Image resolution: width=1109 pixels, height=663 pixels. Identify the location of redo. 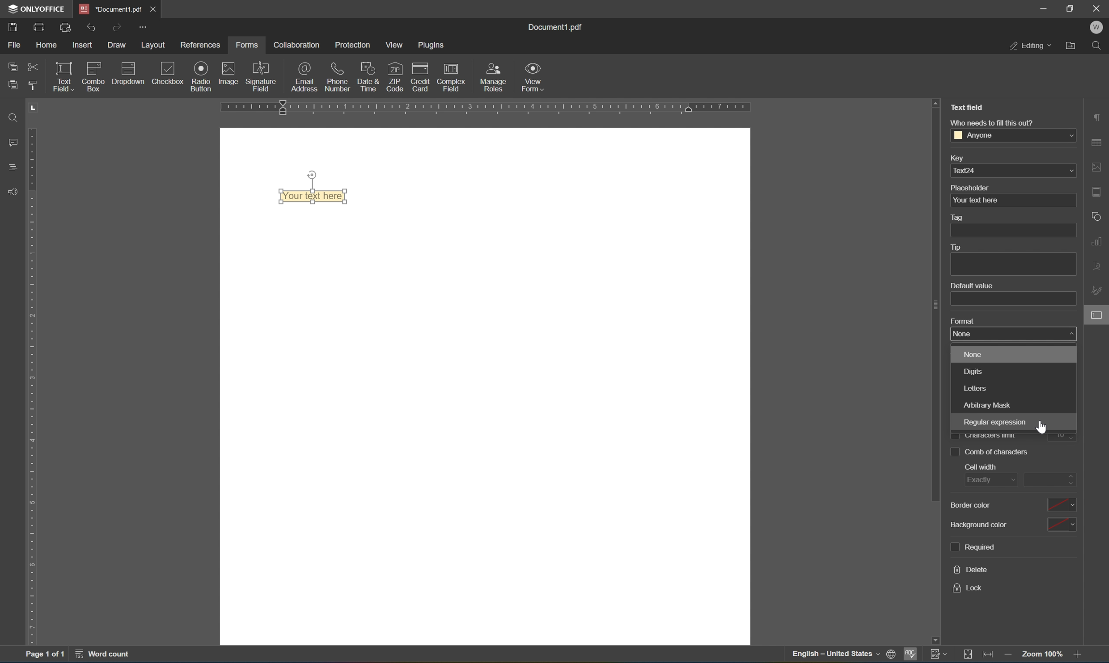
(119, 27).